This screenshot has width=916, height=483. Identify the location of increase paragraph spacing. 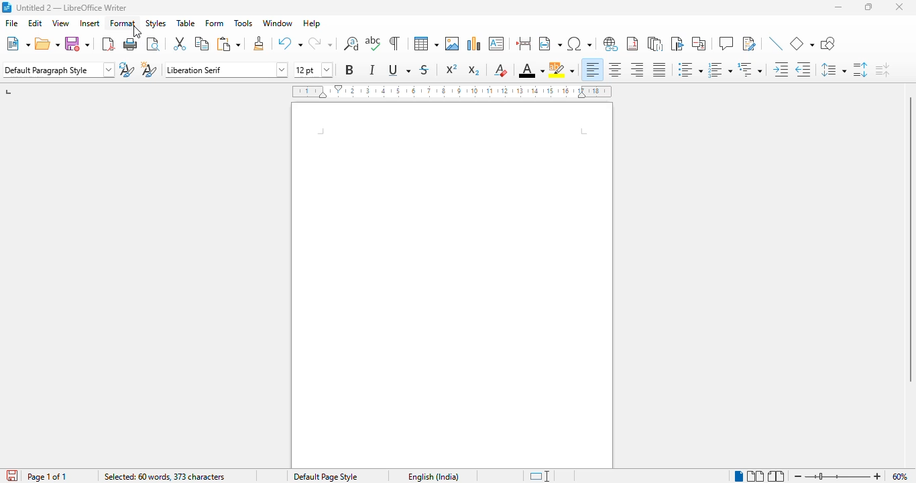
(860, 70).